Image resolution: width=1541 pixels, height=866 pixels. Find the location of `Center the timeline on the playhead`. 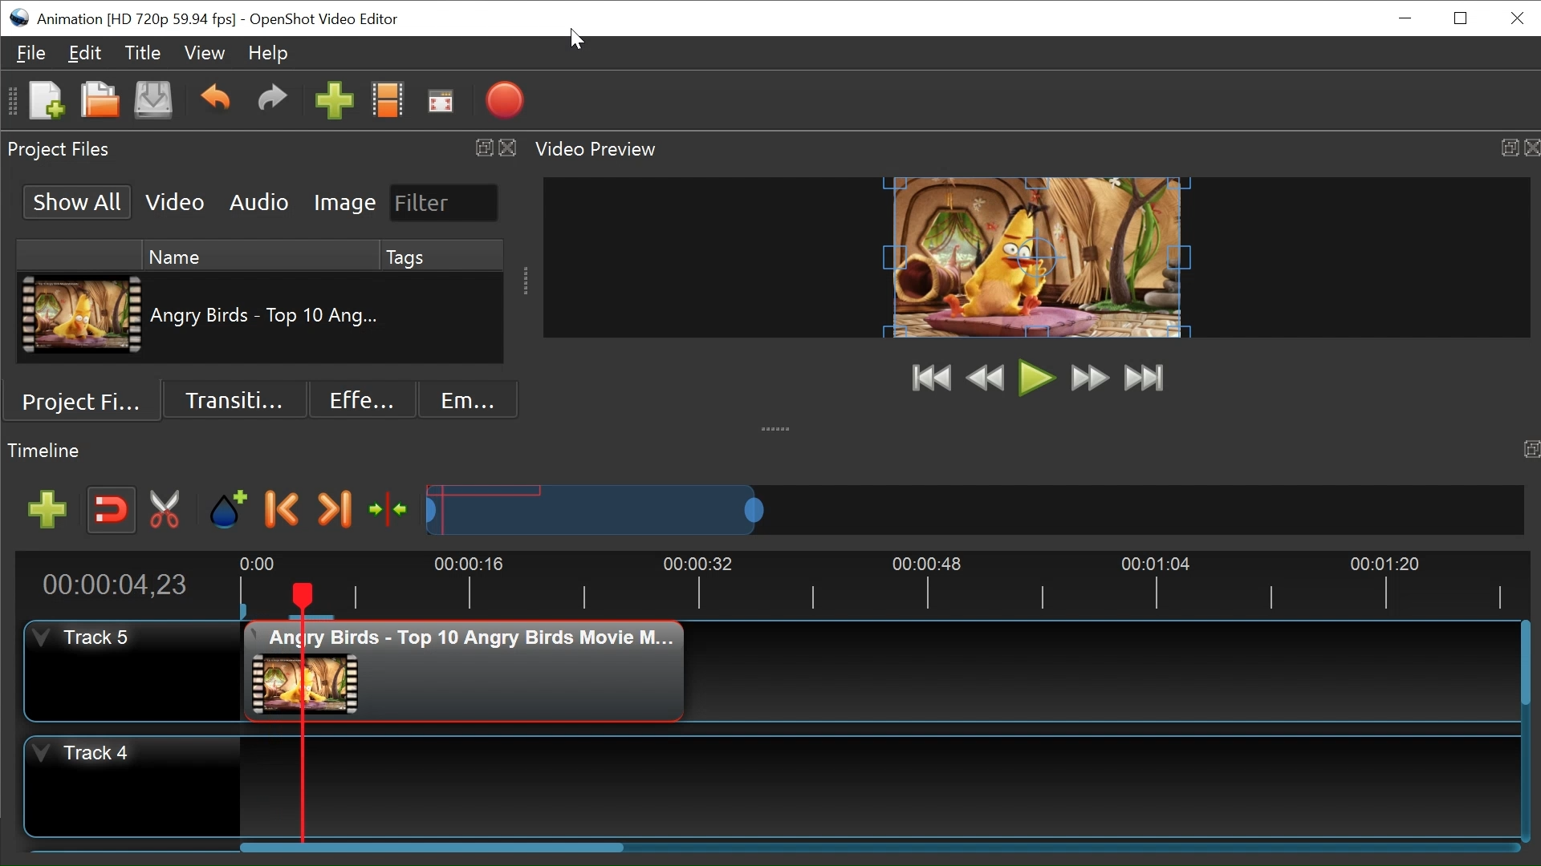

Center the timeline on the playhead is located at coordinates (392, 512).